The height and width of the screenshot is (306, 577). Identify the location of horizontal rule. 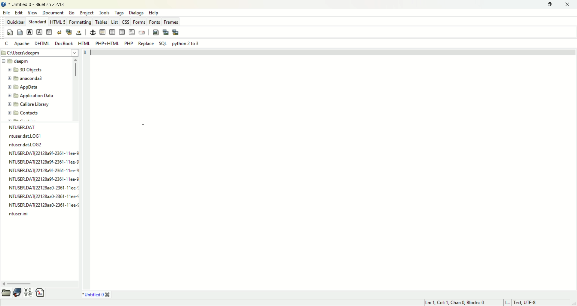
(102, 32).